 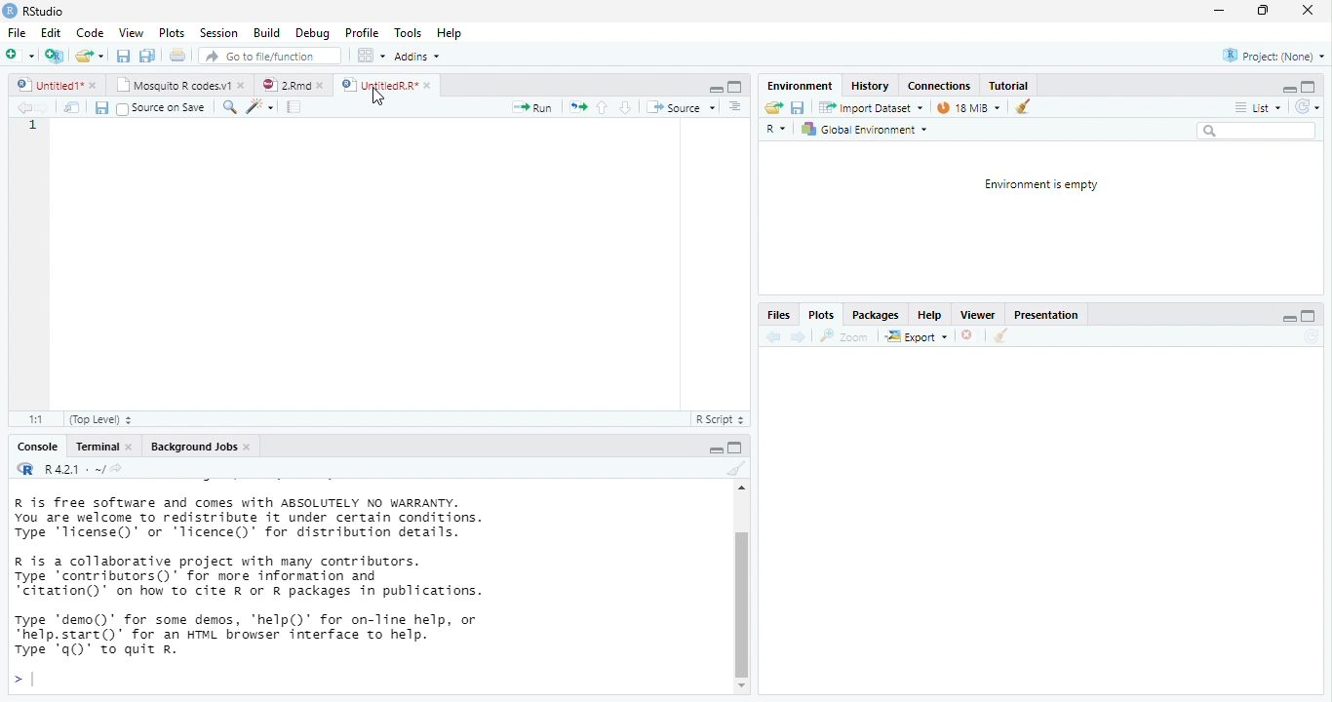 I want to click on code tool, so click(x=261, y=106).